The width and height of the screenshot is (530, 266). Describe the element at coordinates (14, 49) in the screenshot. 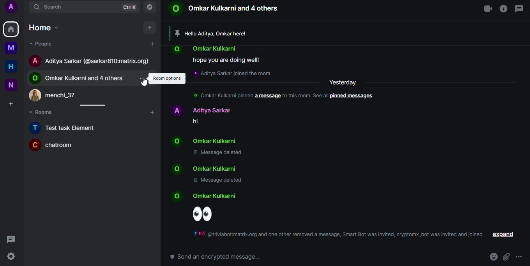

I see `` at that location.